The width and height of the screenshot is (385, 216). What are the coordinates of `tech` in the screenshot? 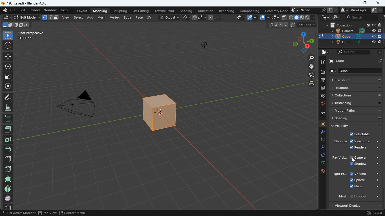 It's located at (325, 17).